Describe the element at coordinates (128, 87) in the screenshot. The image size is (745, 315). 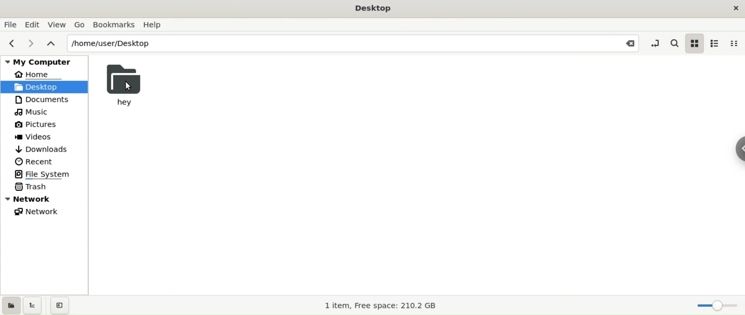
I see `cursor` at that location.